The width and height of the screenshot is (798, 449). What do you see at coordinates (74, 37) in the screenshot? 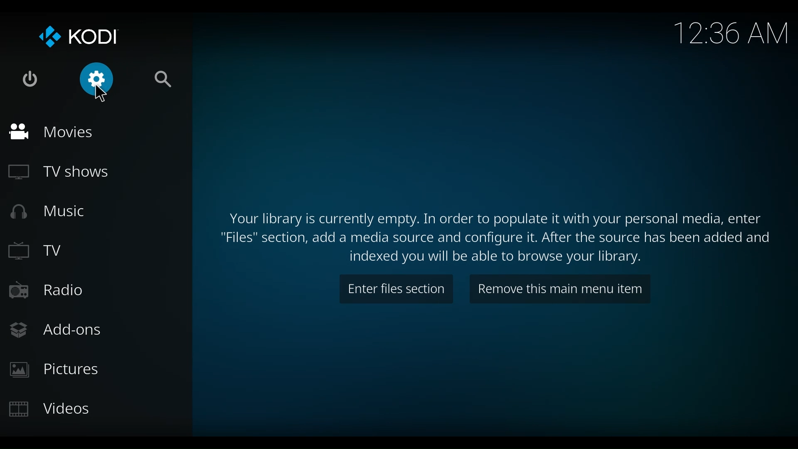
I see `kodi` at bounding box center [74, 37].